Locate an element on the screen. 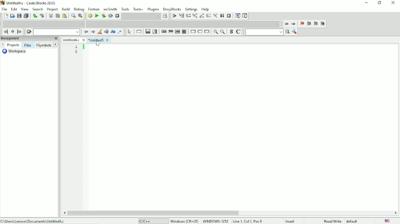  Run is located at coordinates (96, 16).